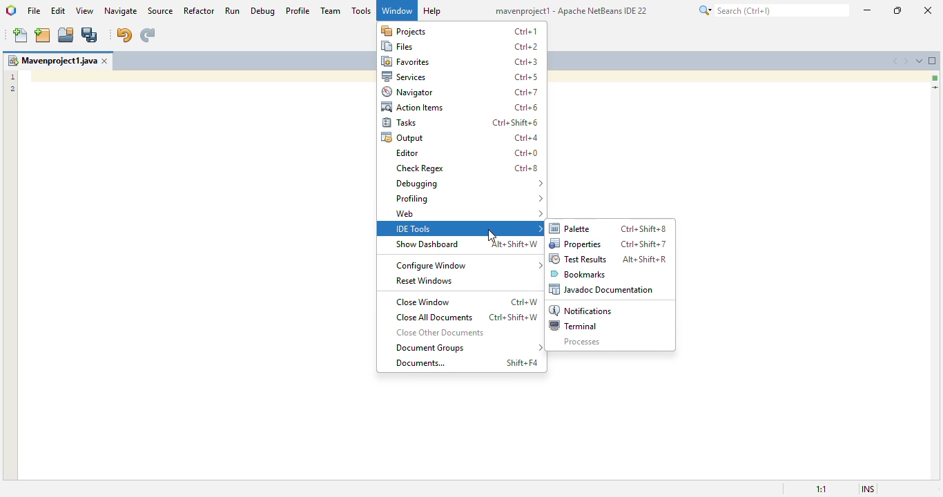 This screenshot has width=943, height=497. Describe the element at coordinates (66, 35) in the screenshot. I see `open project` at that location.